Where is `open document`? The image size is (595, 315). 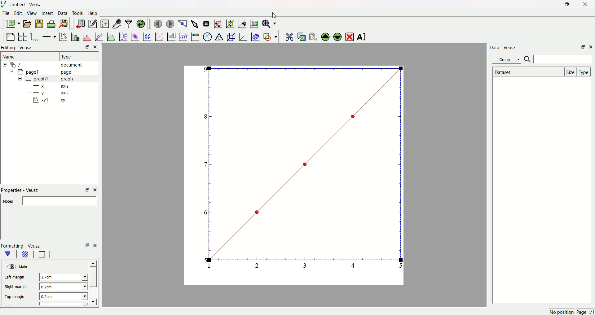
open document is located at coordinates (28, 24).